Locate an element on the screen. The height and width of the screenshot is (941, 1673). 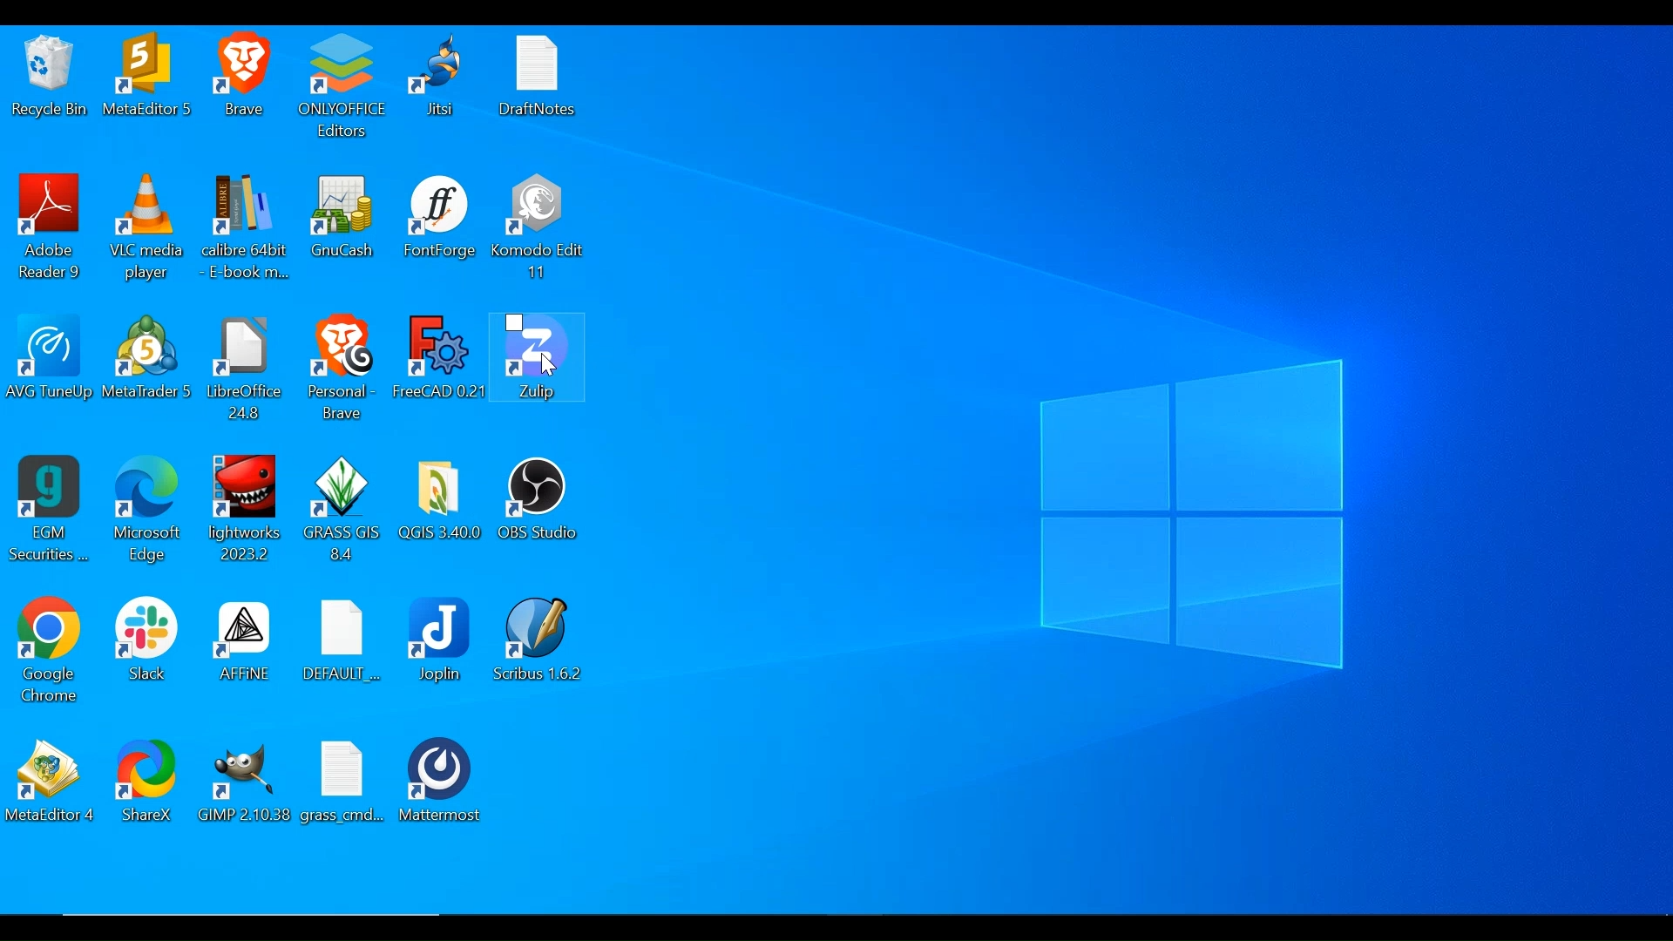
FreeCAD is located at coordinates (443, 360).